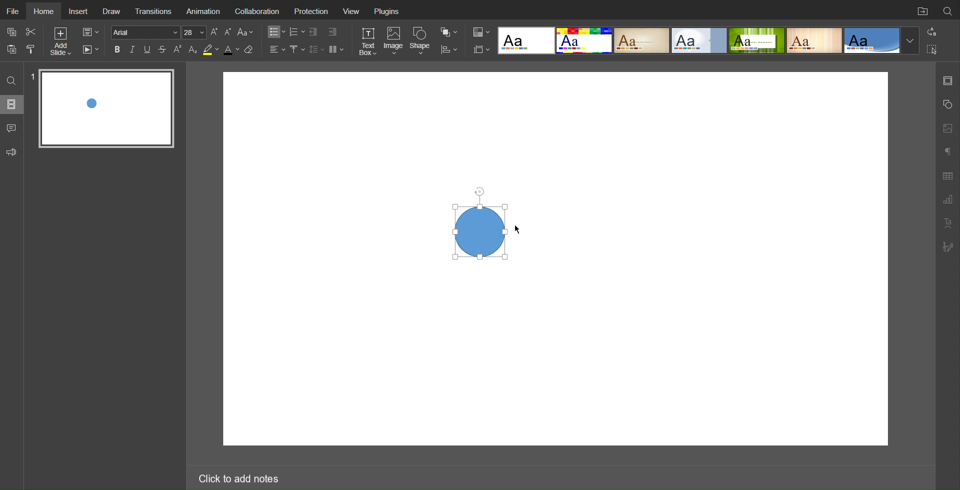  What do you see at coordinates (275, 32) in the screenshot?
I see `Bullet List` at bounding box center [275, 32].